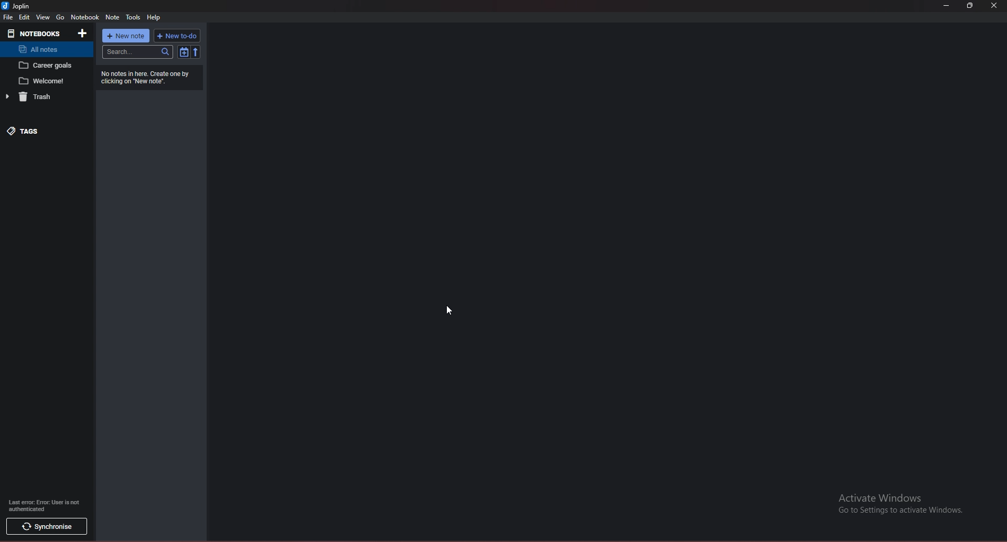 Image resolution: width=1007 pixels, height=542 pixels. I want to click on welcome, so click(47, 81).